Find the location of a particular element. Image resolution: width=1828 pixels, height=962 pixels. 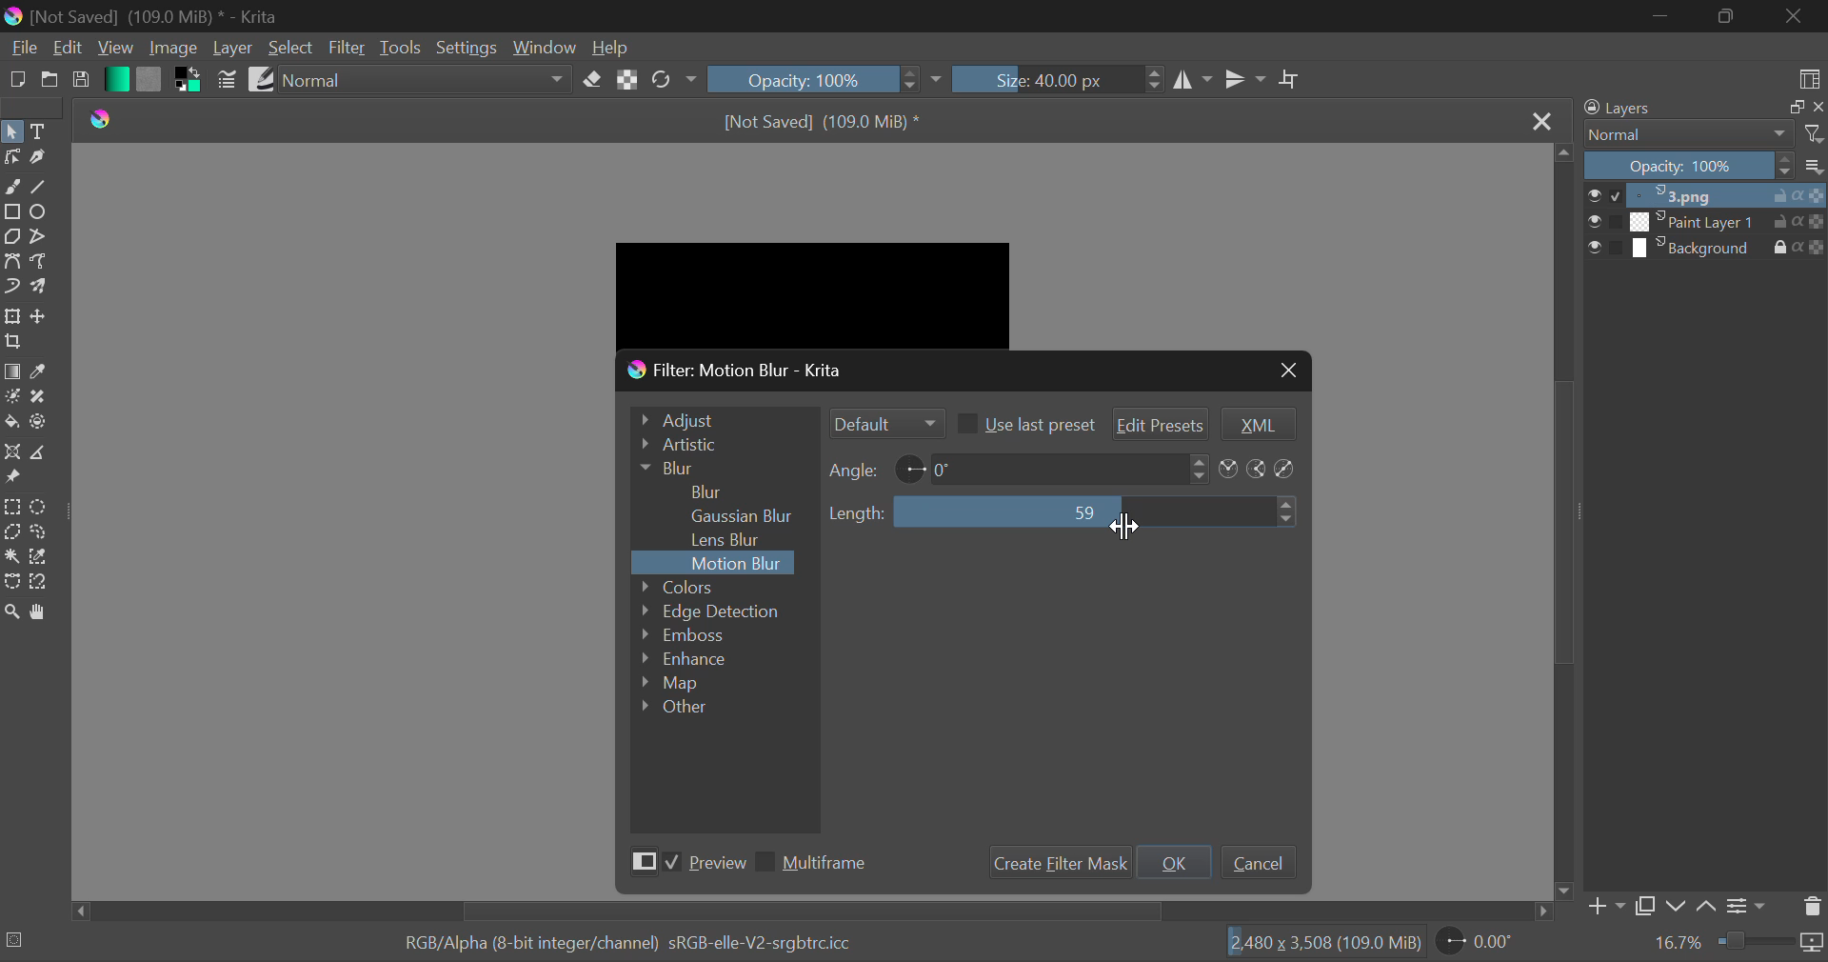

Polygons is located at coordinates (11, 237).